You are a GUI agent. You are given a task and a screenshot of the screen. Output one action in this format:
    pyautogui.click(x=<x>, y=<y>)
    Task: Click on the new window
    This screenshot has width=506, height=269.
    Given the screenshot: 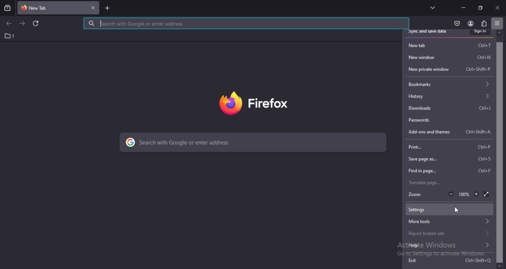 What is the action you would take?
    pyautogui.click(x=451, y=57)
    